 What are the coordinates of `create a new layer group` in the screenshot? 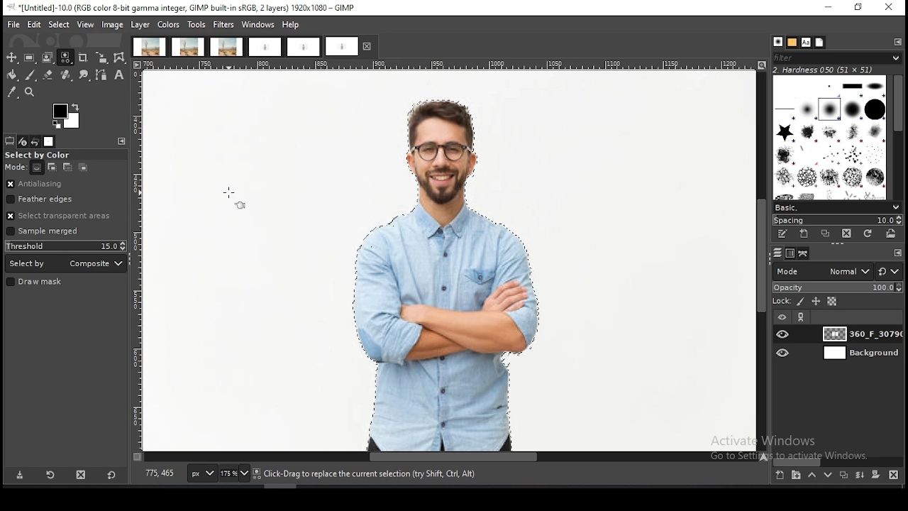 It's located at (795, 474).